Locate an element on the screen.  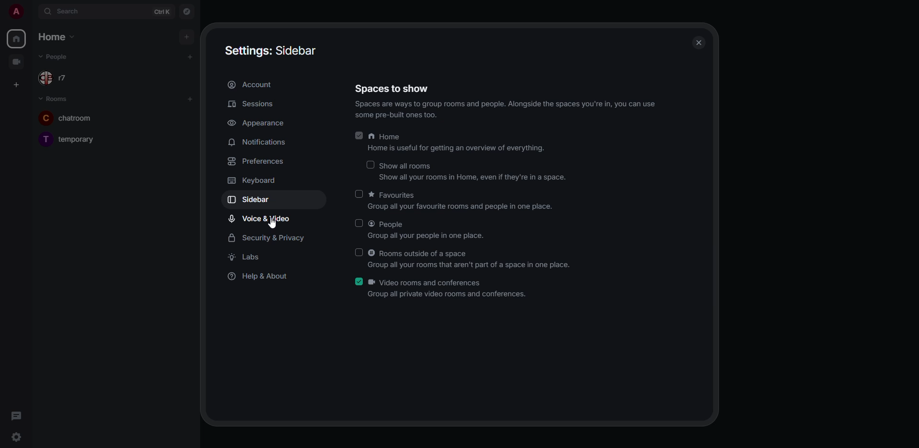
click to enable is located at coordinates (358, 193).